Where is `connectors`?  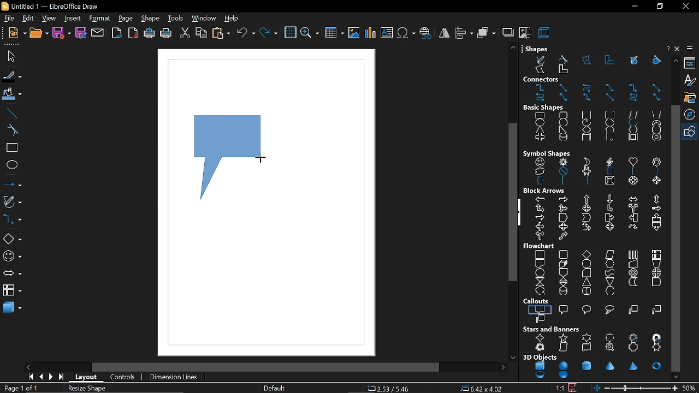
connectors is located at coordinates (11, 219).